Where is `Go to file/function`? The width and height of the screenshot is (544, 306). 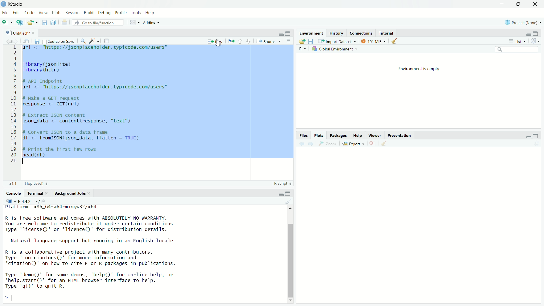
Go to file/function is located at coordinates (100, 22).